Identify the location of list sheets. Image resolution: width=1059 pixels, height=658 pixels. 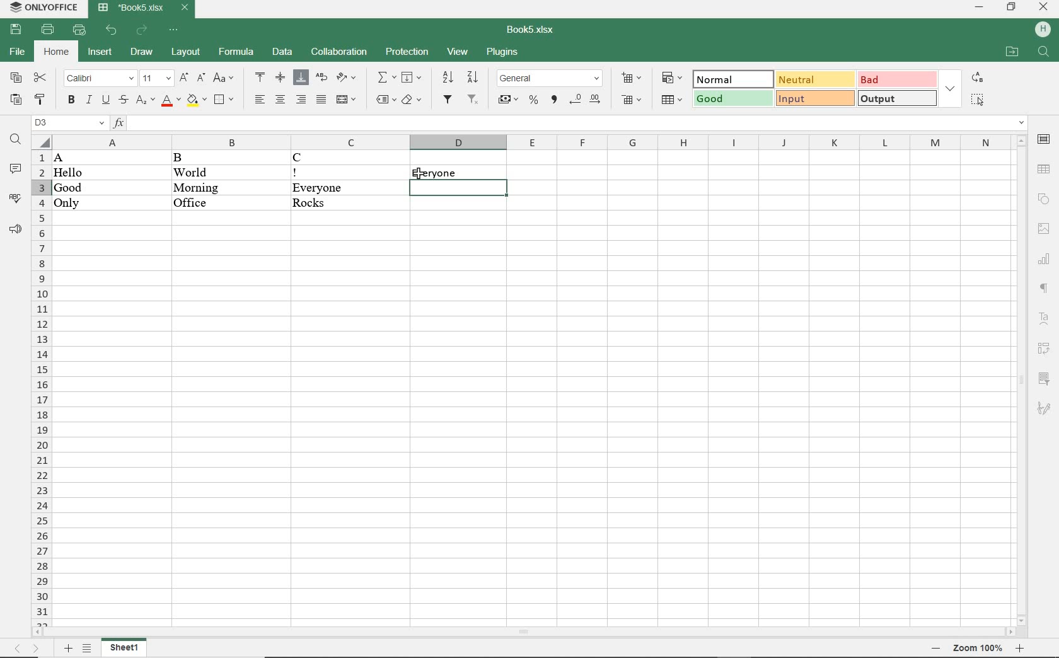
(88, 648).